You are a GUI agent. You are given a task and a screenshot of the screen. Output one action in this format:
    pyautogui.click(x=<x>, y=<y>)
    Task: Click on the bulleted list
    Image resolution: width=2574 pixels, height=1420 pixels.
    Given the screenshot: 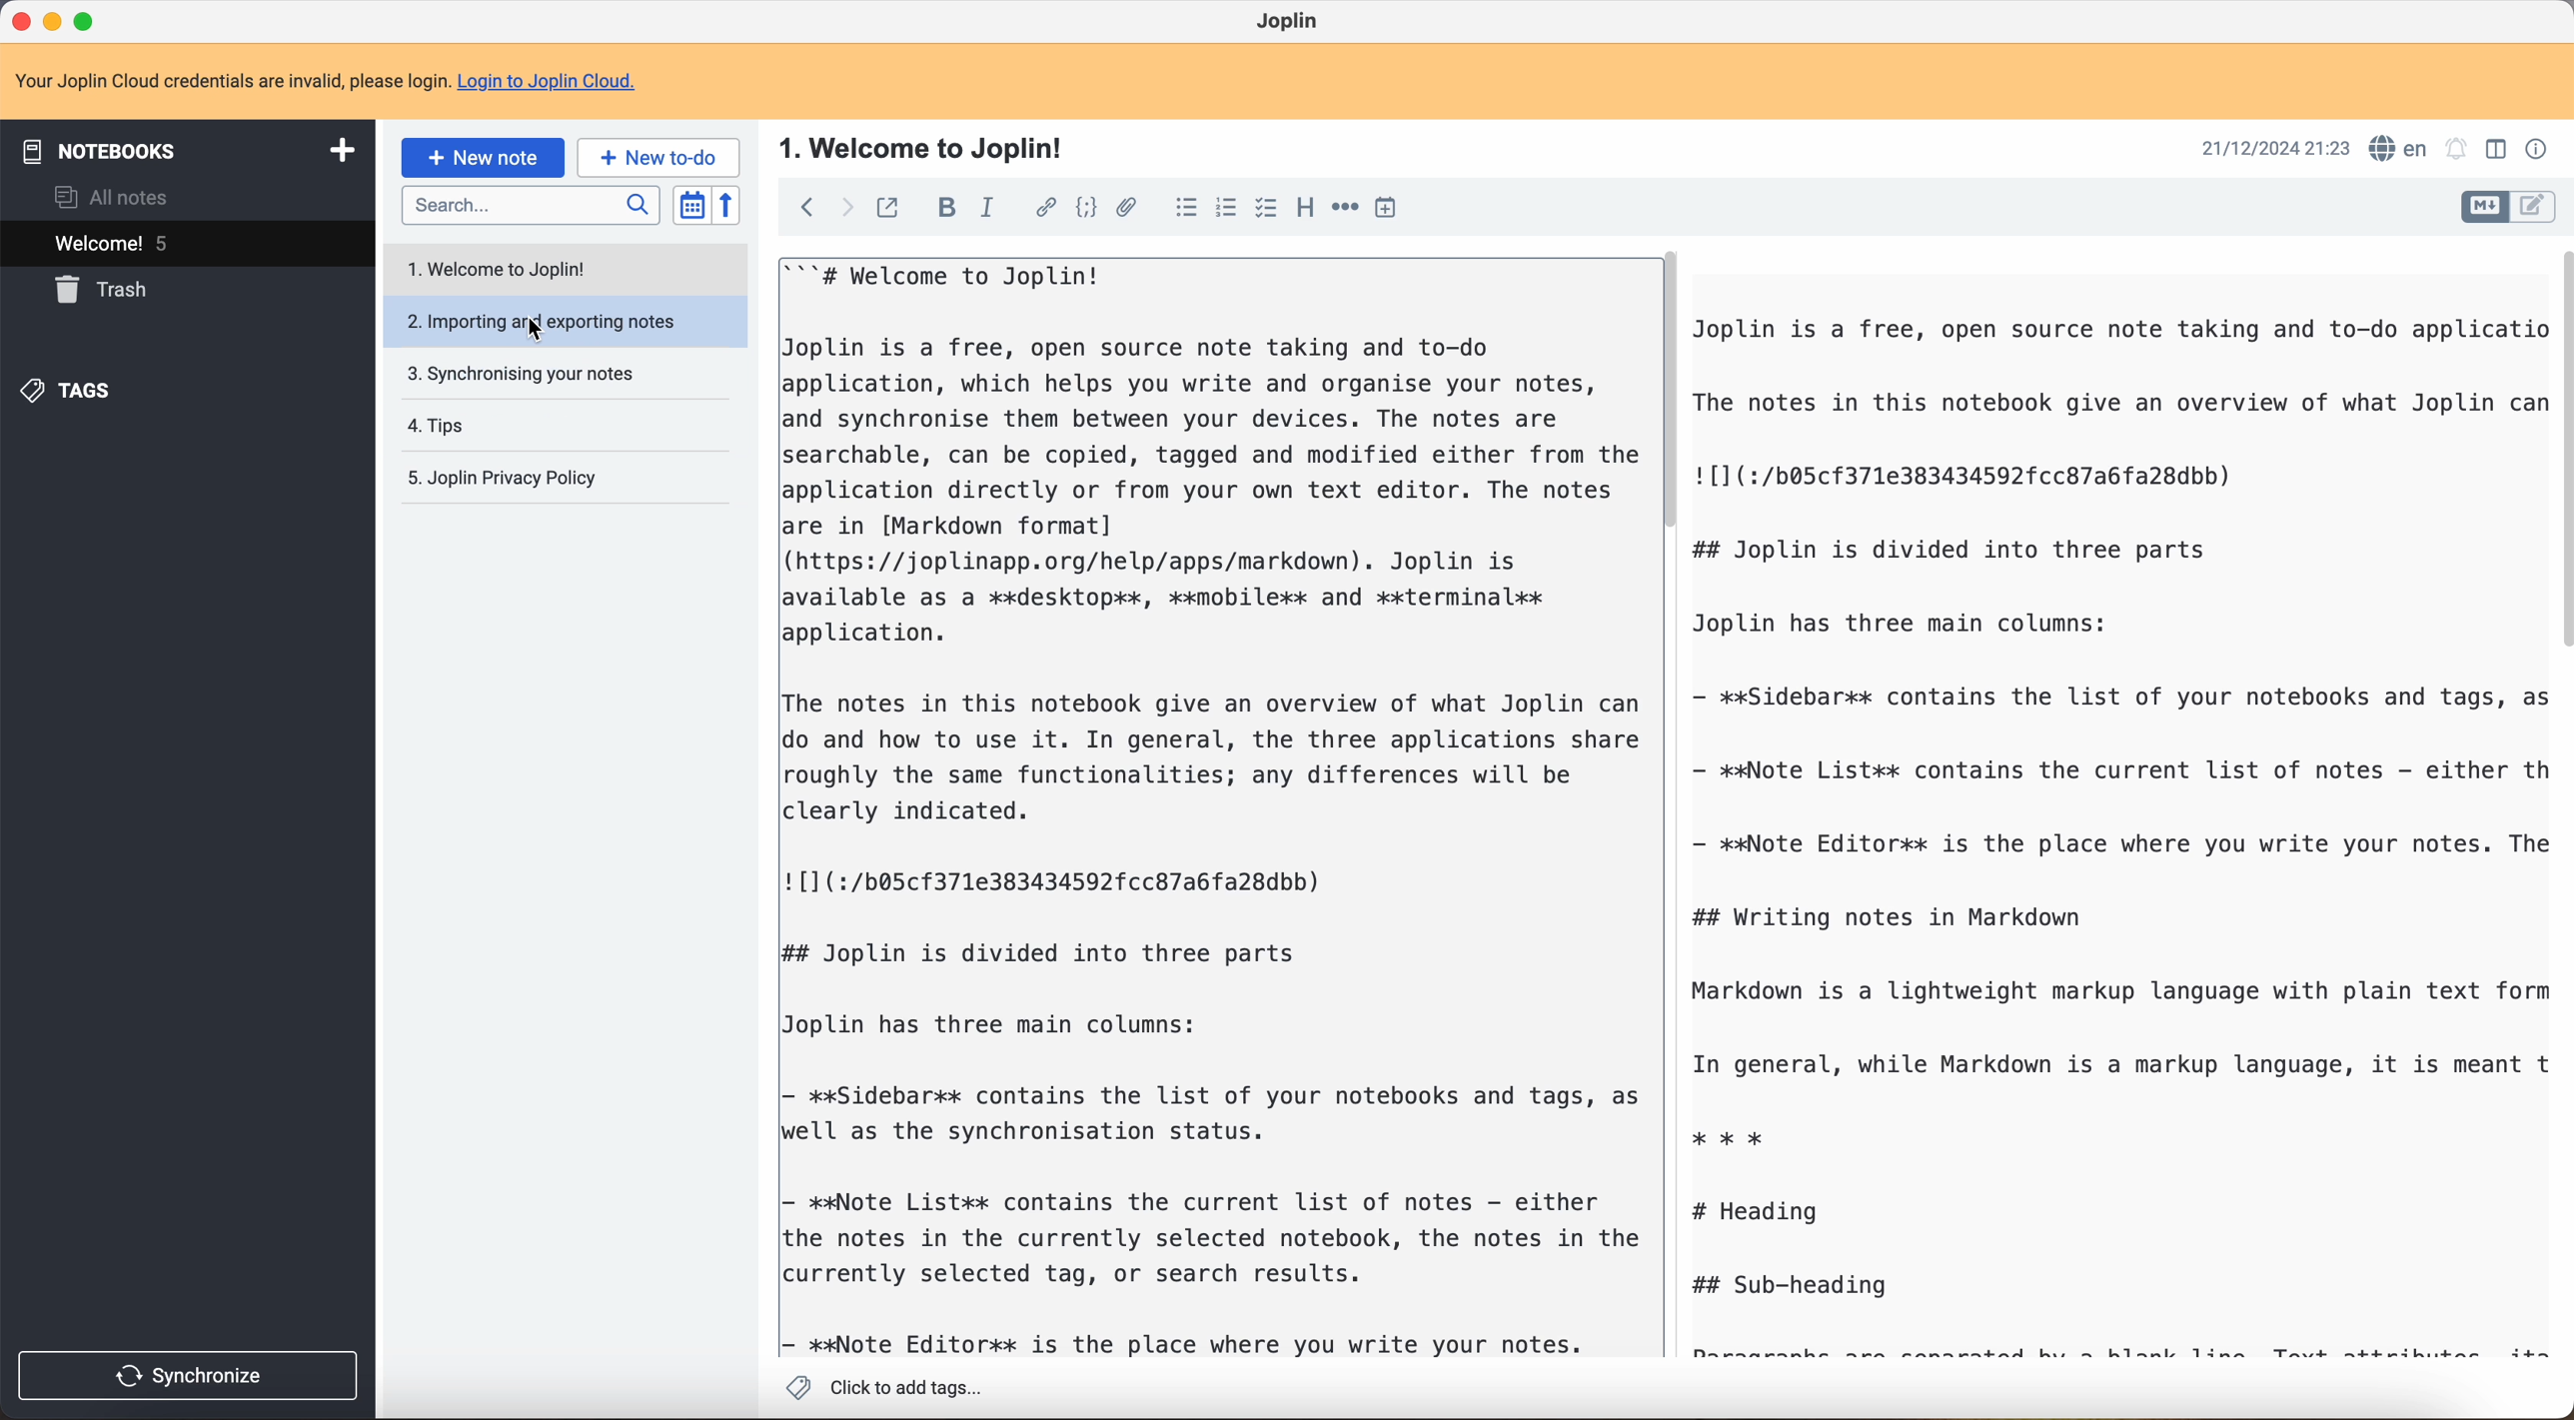 What is the action you would take?
    pyautogui.click(x=1181, y=210)
    